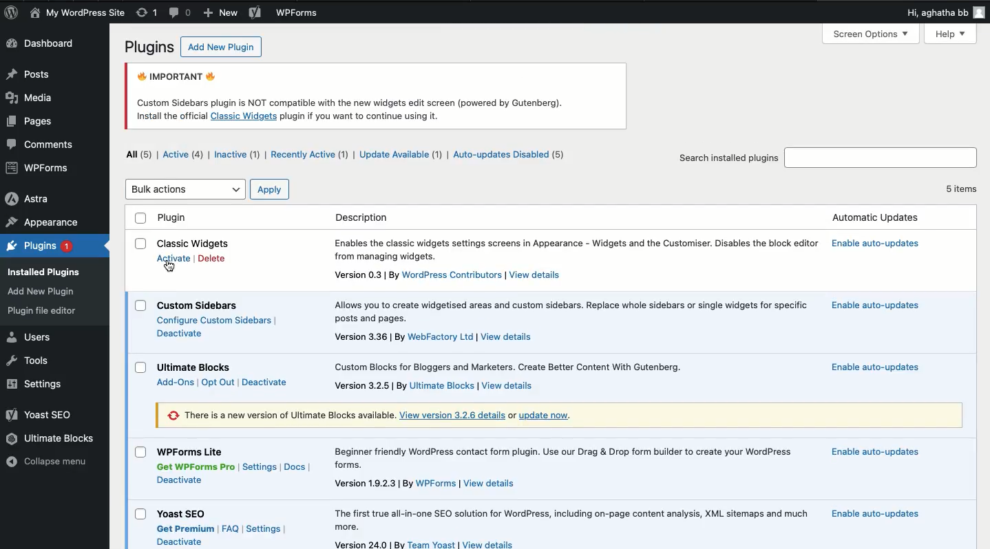  I want to click on All, so click(141, 153).